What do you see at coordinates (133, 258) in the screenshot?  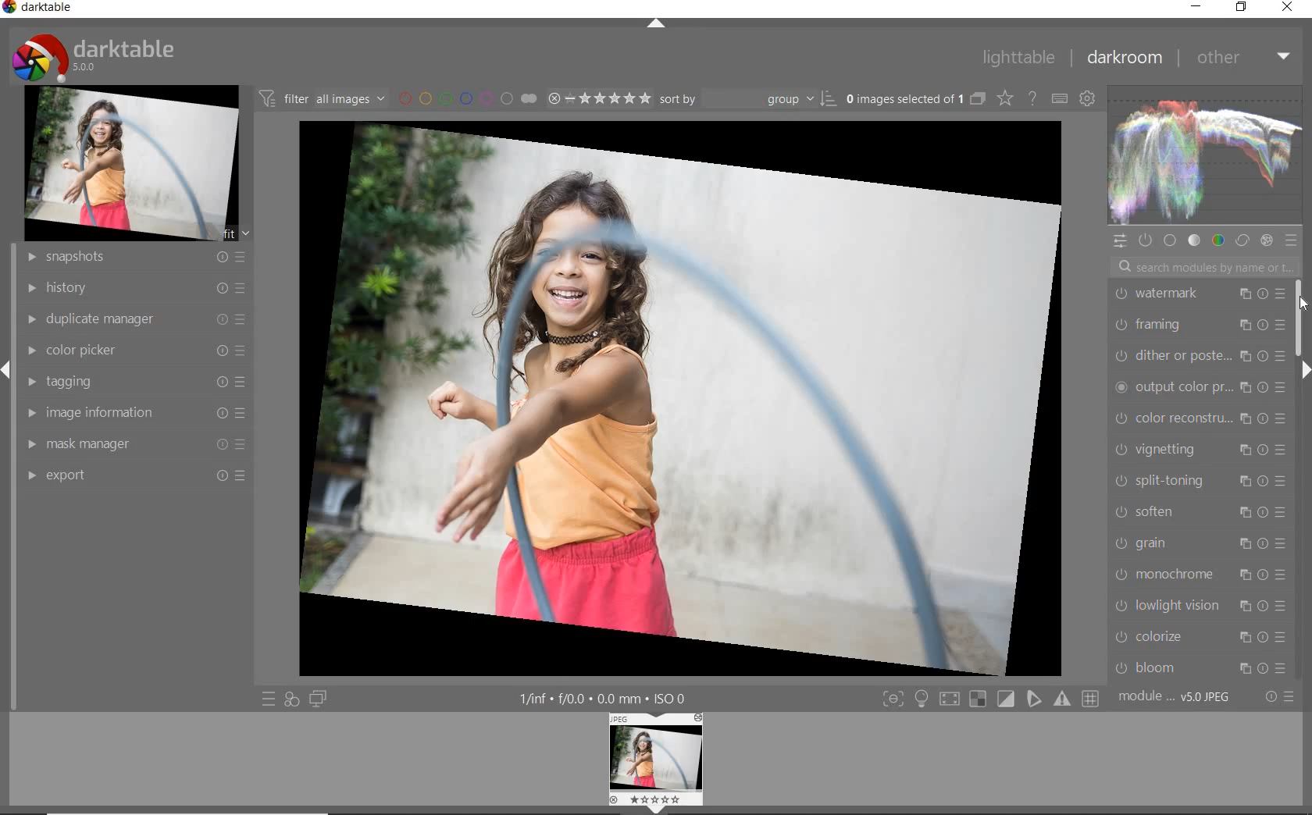 I see `snapshots` at bounding box center [133, 258].